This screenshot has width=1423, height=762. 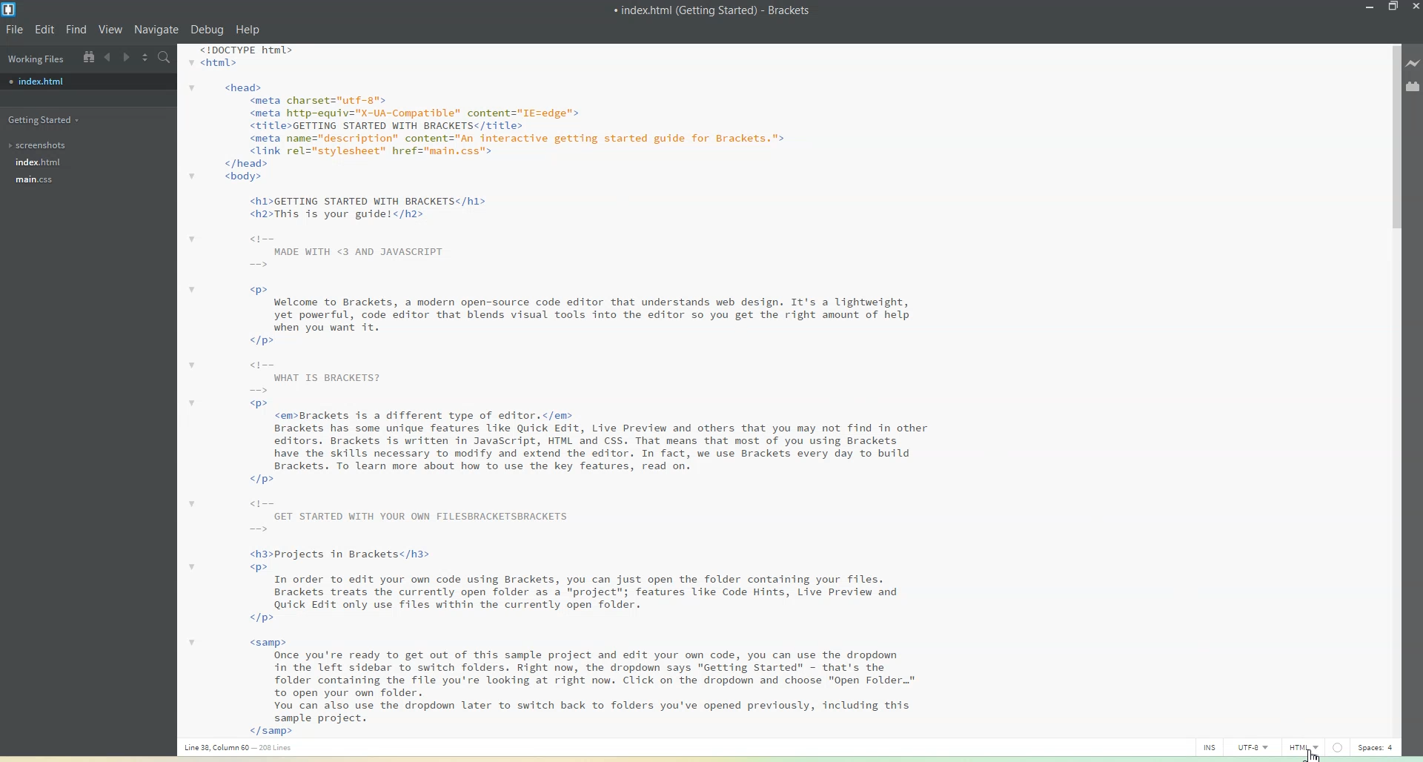 What do you see at coordinates (46, 119) in the screenshot?
I see `Getting Started` at bounding box center [46, 119].